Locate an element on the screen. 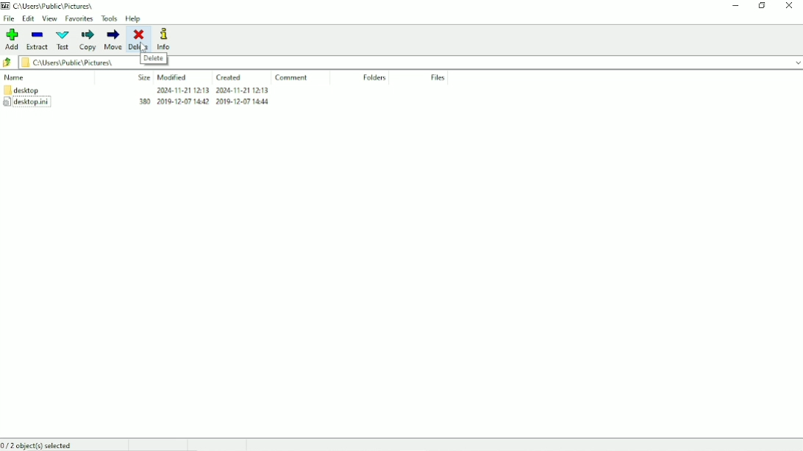  Move is located at coordinates (113, 40).